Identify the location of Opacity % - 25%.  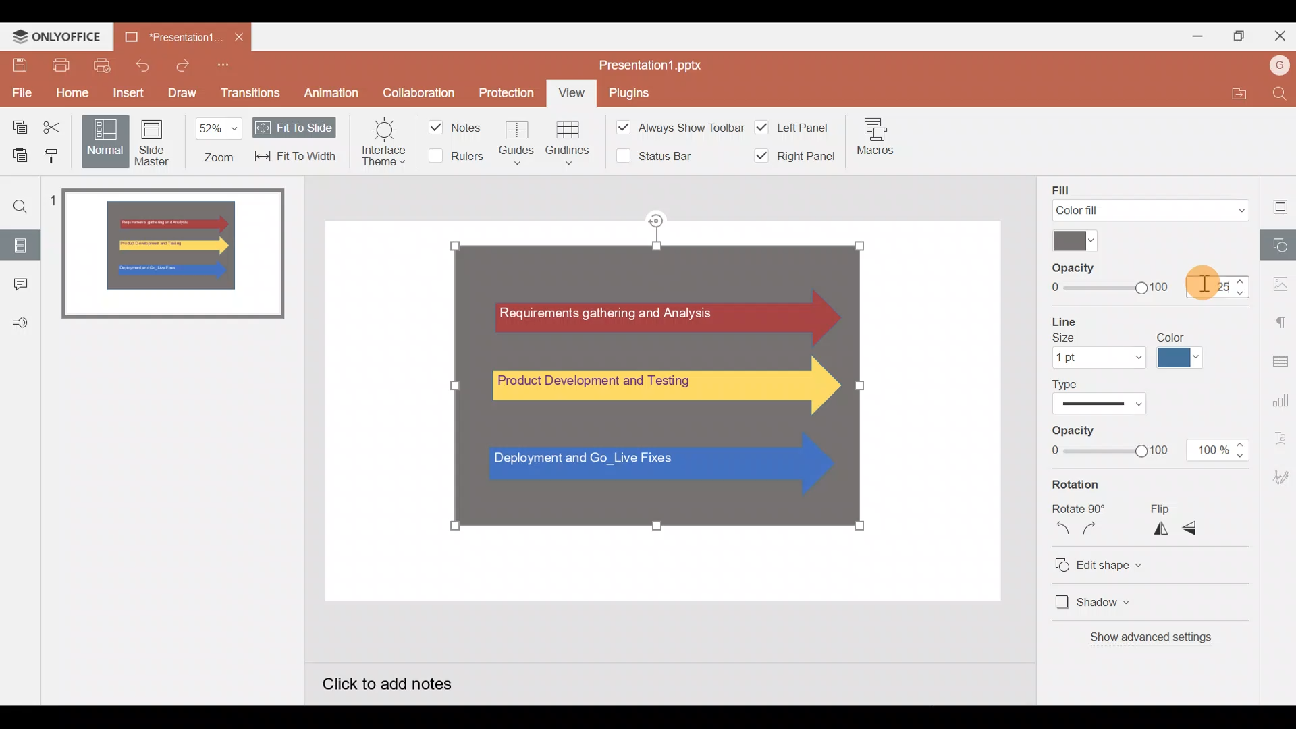
(1222, 286).